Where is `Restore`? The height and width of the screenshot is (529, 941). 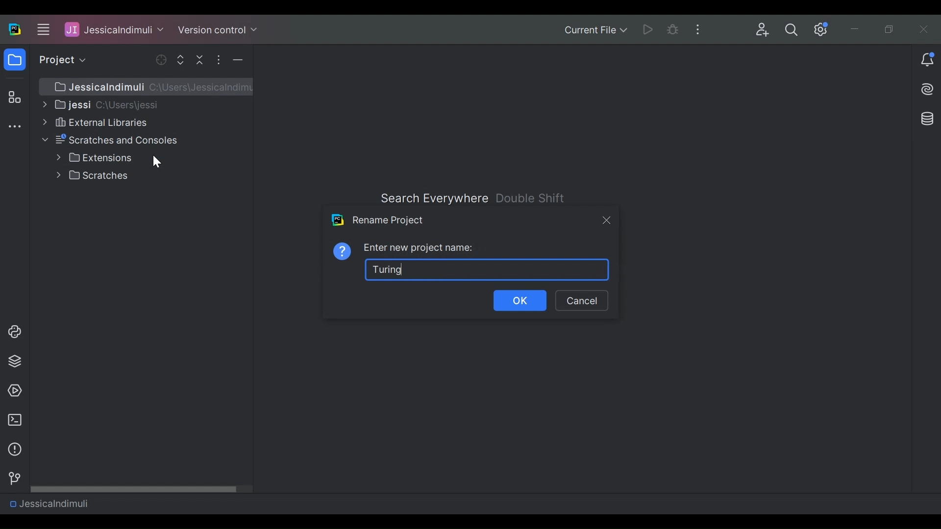
Restore is located at coordinates (891, 30).